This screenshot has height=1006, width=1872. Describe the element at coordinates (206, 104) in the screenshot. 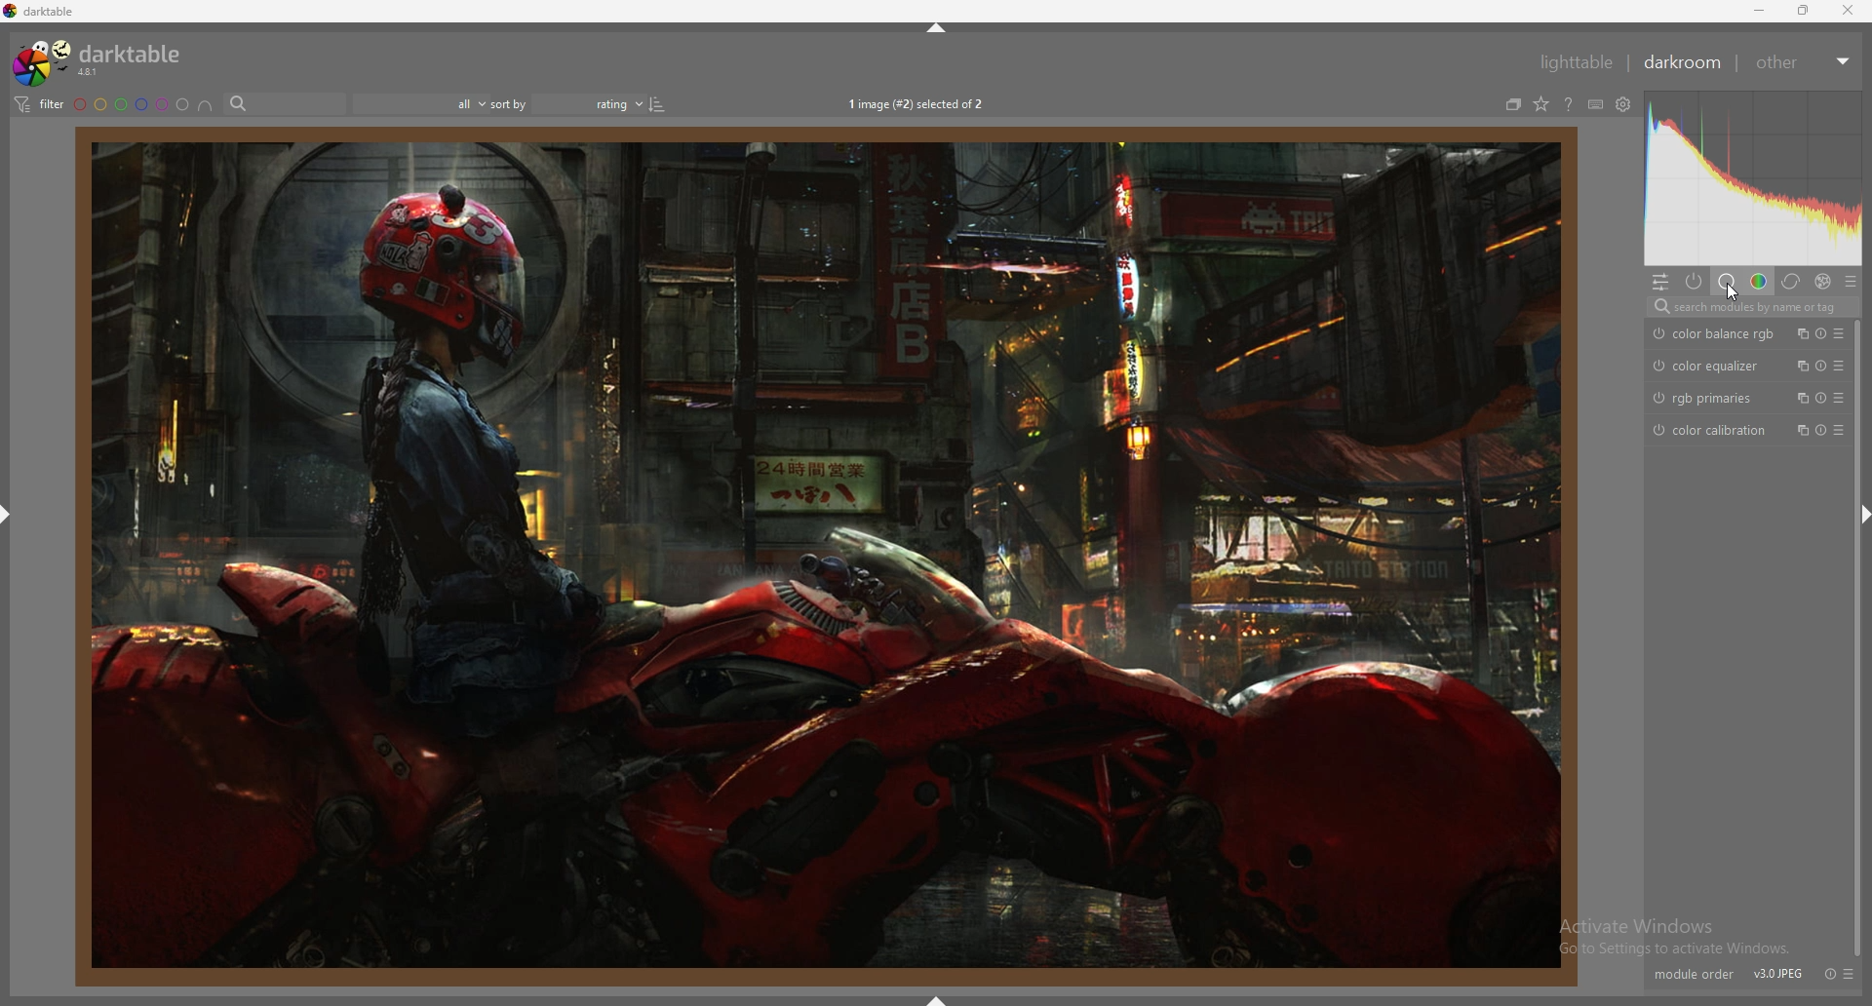

I see `include color labels` at that location.